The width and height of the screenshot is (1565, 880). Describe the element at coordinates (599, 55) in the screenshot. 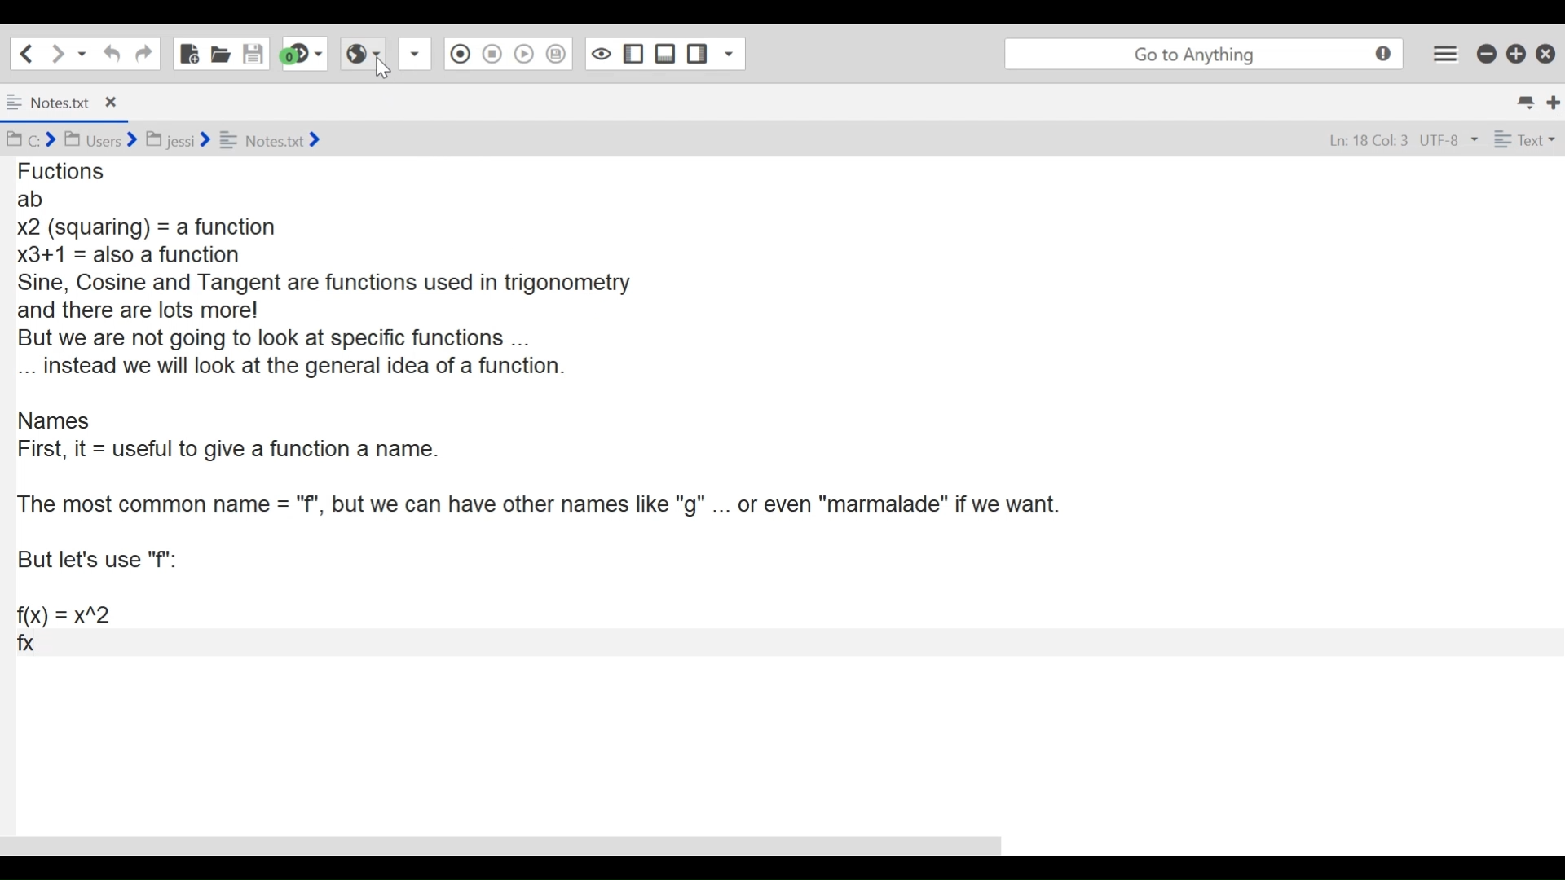

I see `Toggle focus mode` at that location.